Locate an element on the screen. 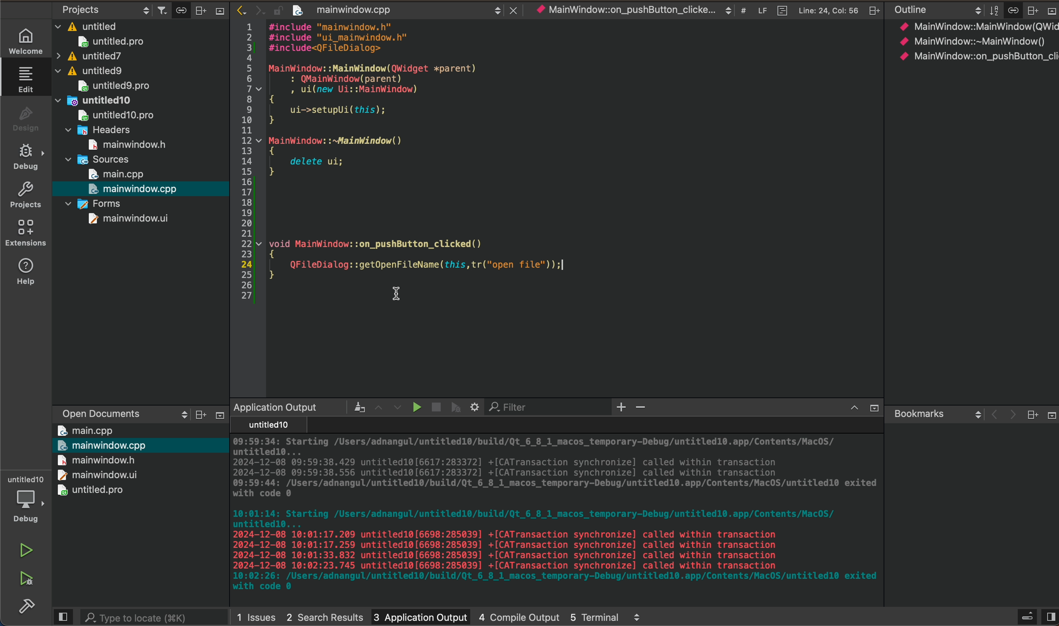 This screenshot has width=1059, height=626. MainWindow::on_pushButton cl is located at coordinates (977, 56).